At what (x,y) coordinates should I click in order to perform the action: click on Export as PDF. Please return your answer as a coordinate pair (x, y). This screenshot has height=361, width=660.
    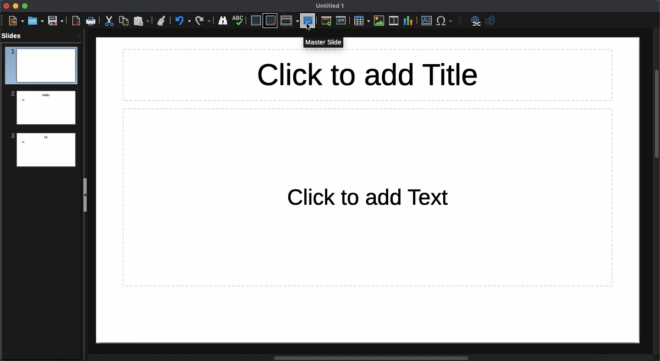
    Looking at the image, I should click on (76, 22).